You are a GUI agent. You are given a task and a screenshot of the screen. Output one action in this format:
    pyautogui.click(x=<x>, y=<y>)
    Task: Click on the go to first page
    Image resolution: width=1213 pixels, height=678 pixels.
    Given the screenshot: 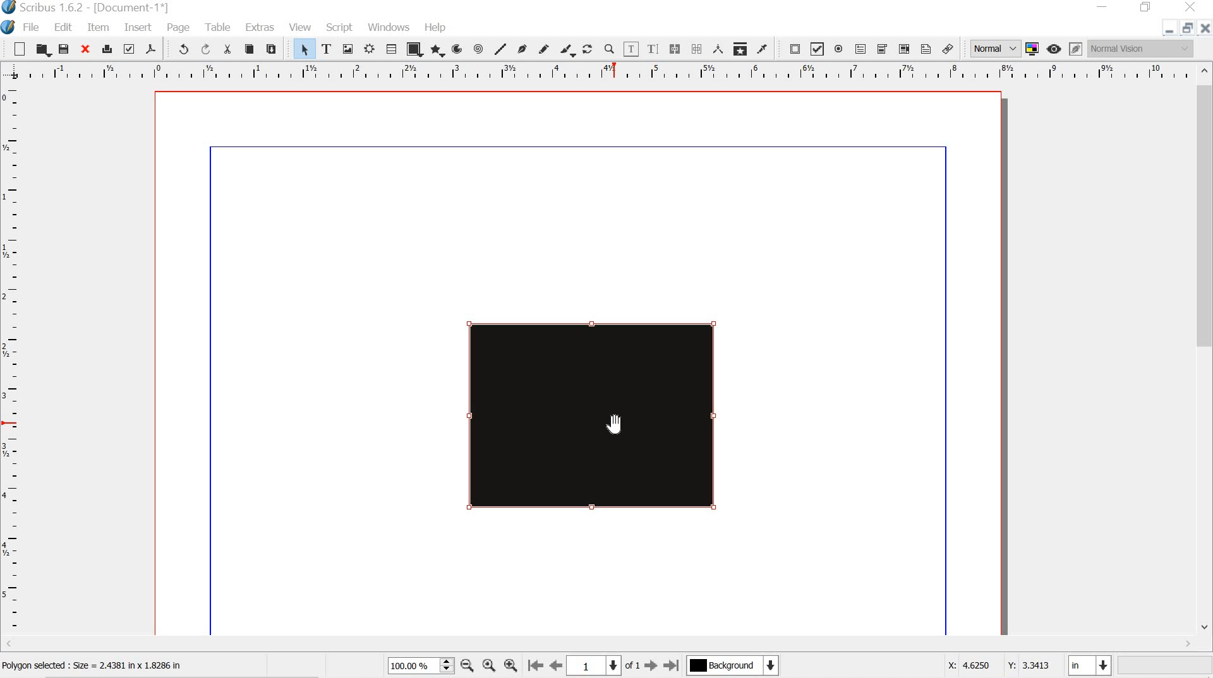 What is the action you would take?
    pyautogui.click(x=534, y=667)
    